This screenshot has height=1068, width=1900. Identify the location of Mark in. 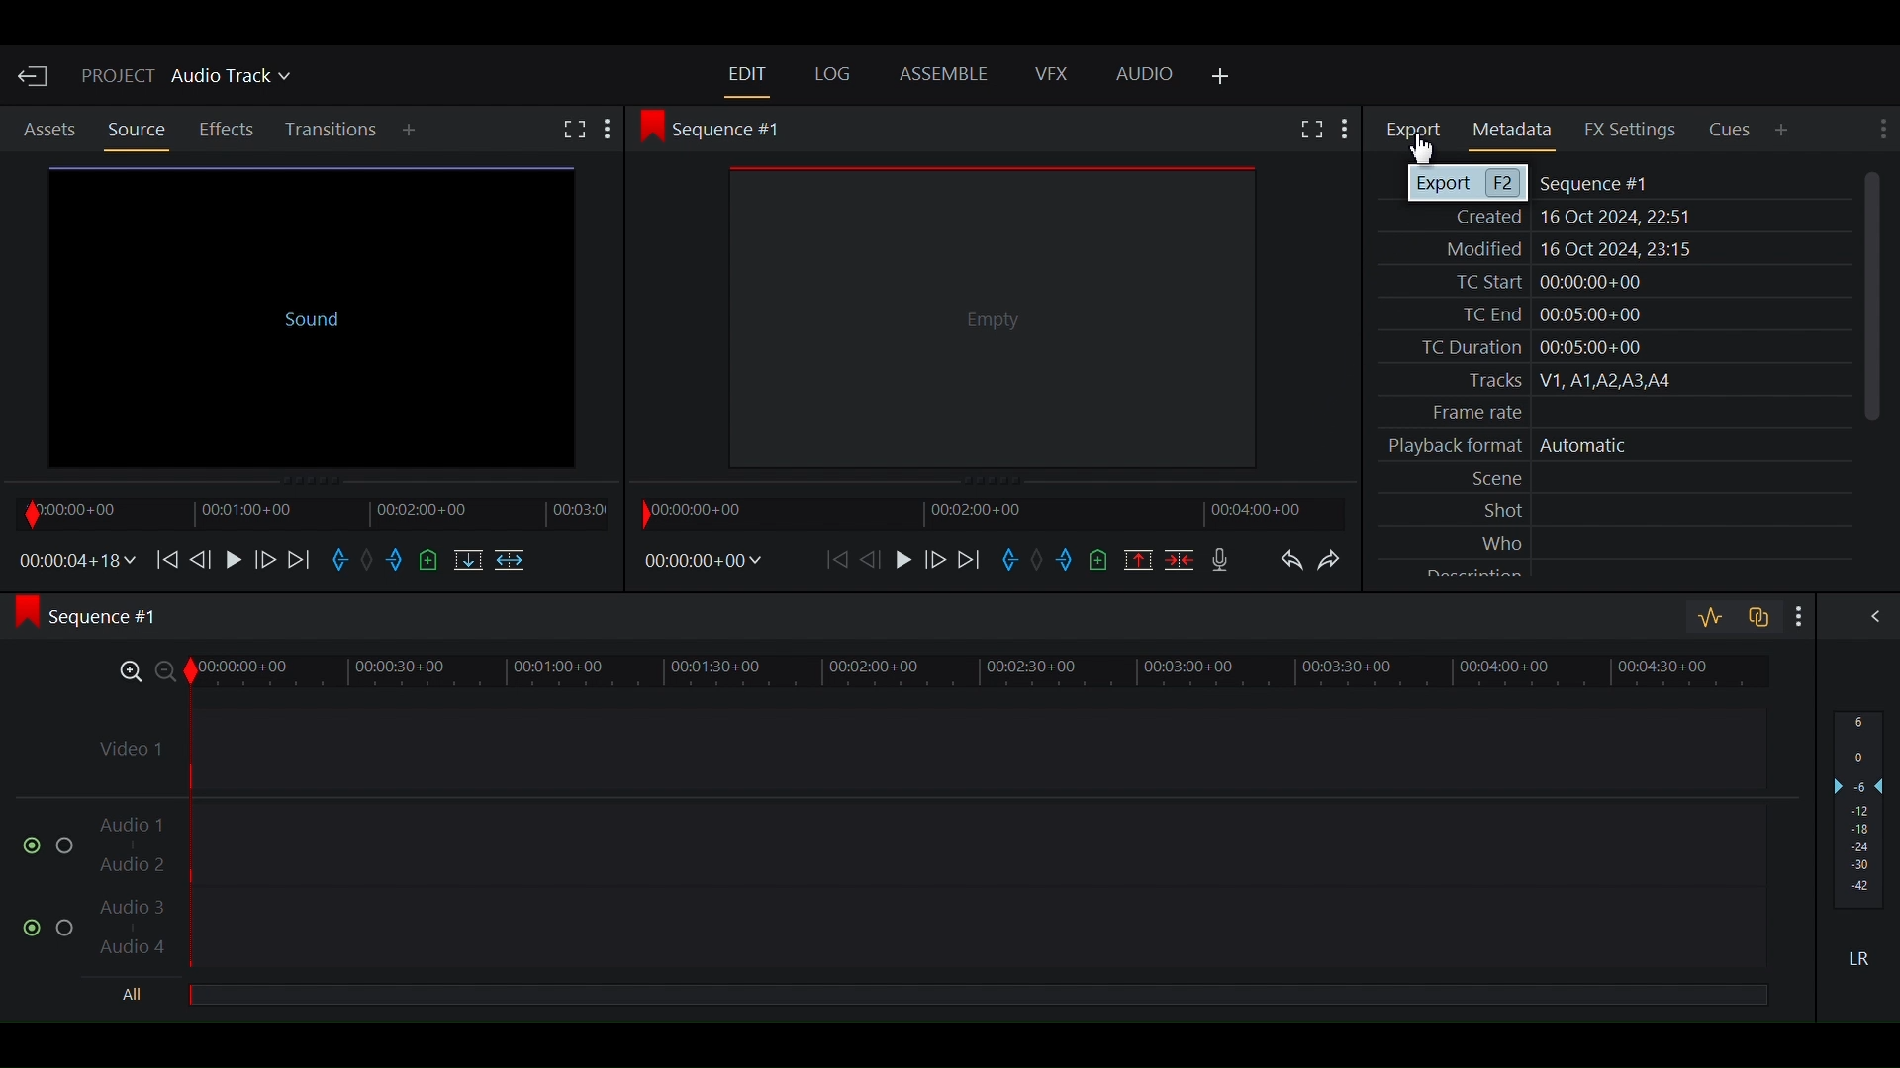
(341, 562).